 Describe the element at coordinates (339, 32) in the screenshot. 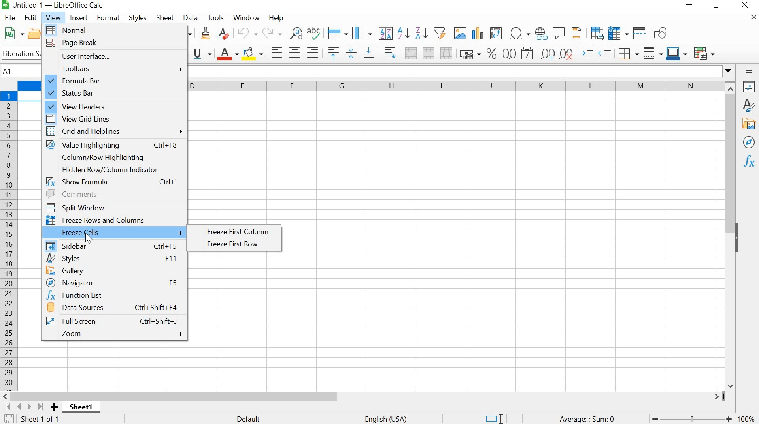

I see `ROW` at that location.